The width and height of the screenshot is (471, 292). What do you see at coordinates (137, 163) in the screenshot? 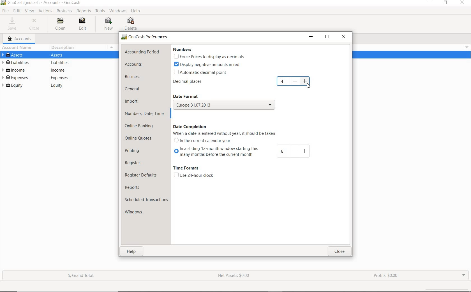
I see `register` at bounding box center [137, 163].